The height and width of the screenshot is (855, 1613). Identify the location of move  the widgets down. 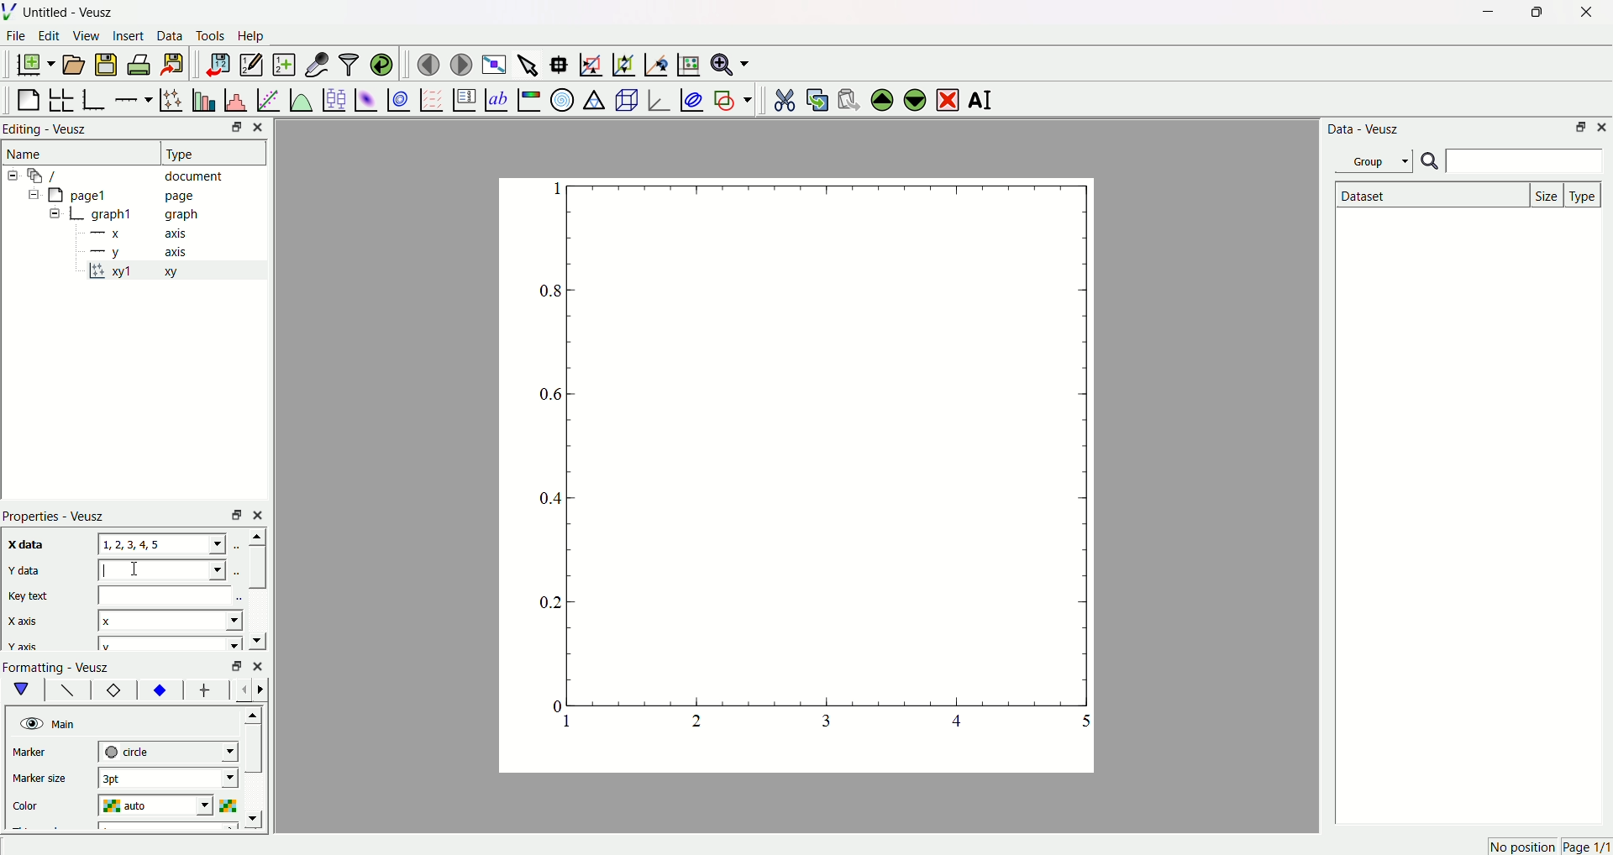
(912, 99).